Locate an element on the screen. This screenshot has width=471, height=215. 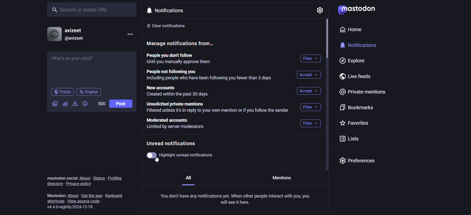
highlight unread notification is located at coordinates (179, 157).